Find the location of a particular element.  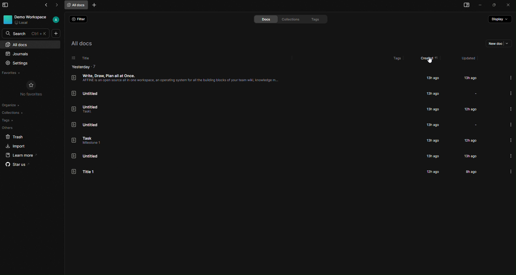

go back is located at coordinates (48, 5).